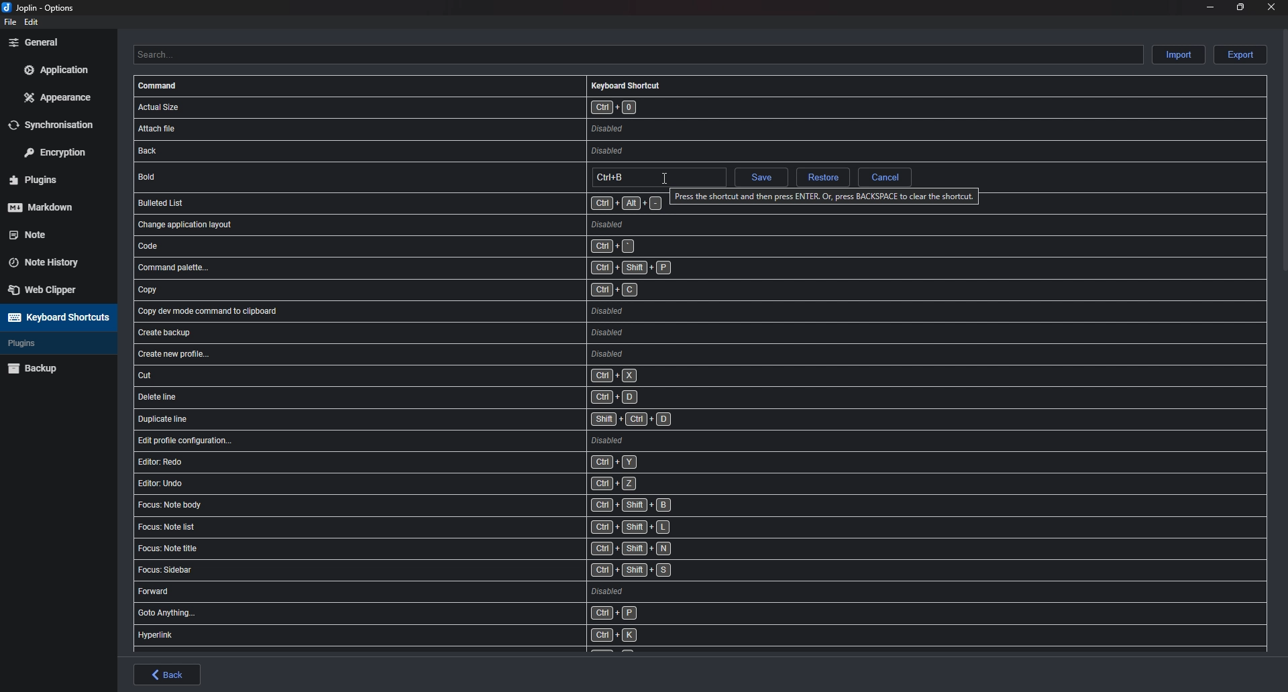 The image size is (1288, 692). Describe the element at coordinates (56, 317) in the screenshot. I see `Keyboard shortcuts` at that location.